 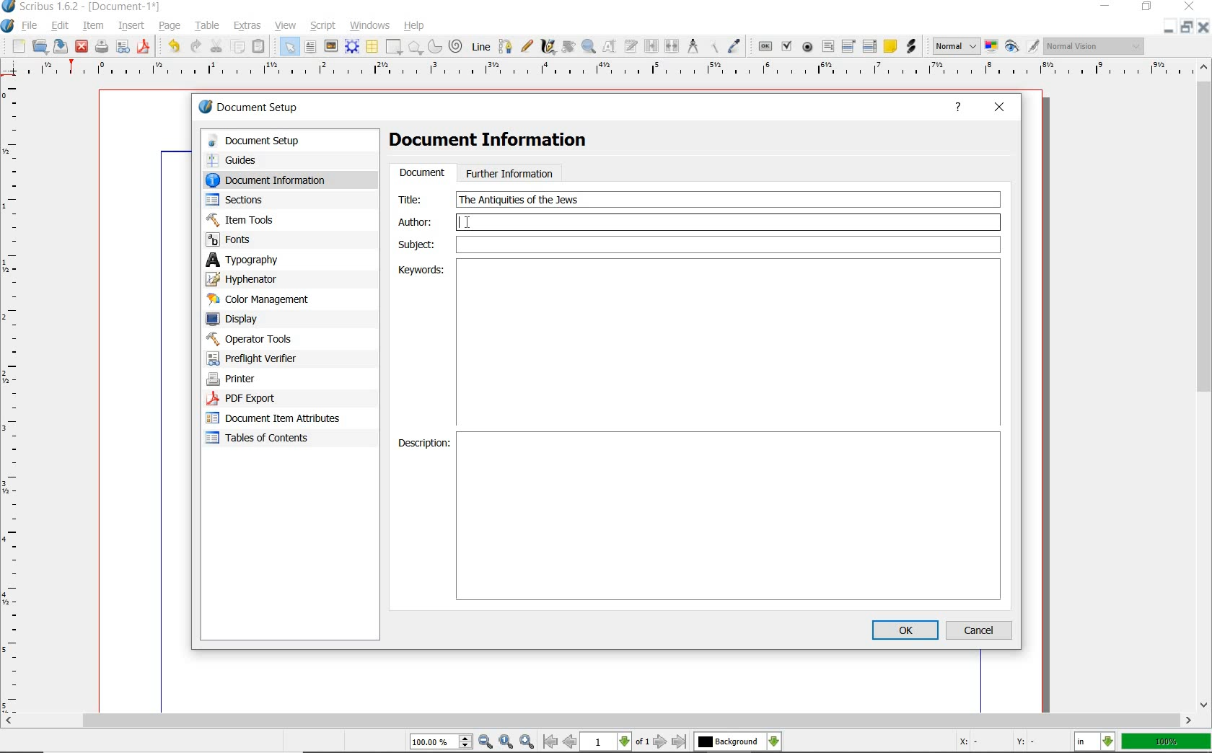 What do you see at coordinates (612, 72) in the screenshot?
I see `ruler` at bounding box center [612, 72].